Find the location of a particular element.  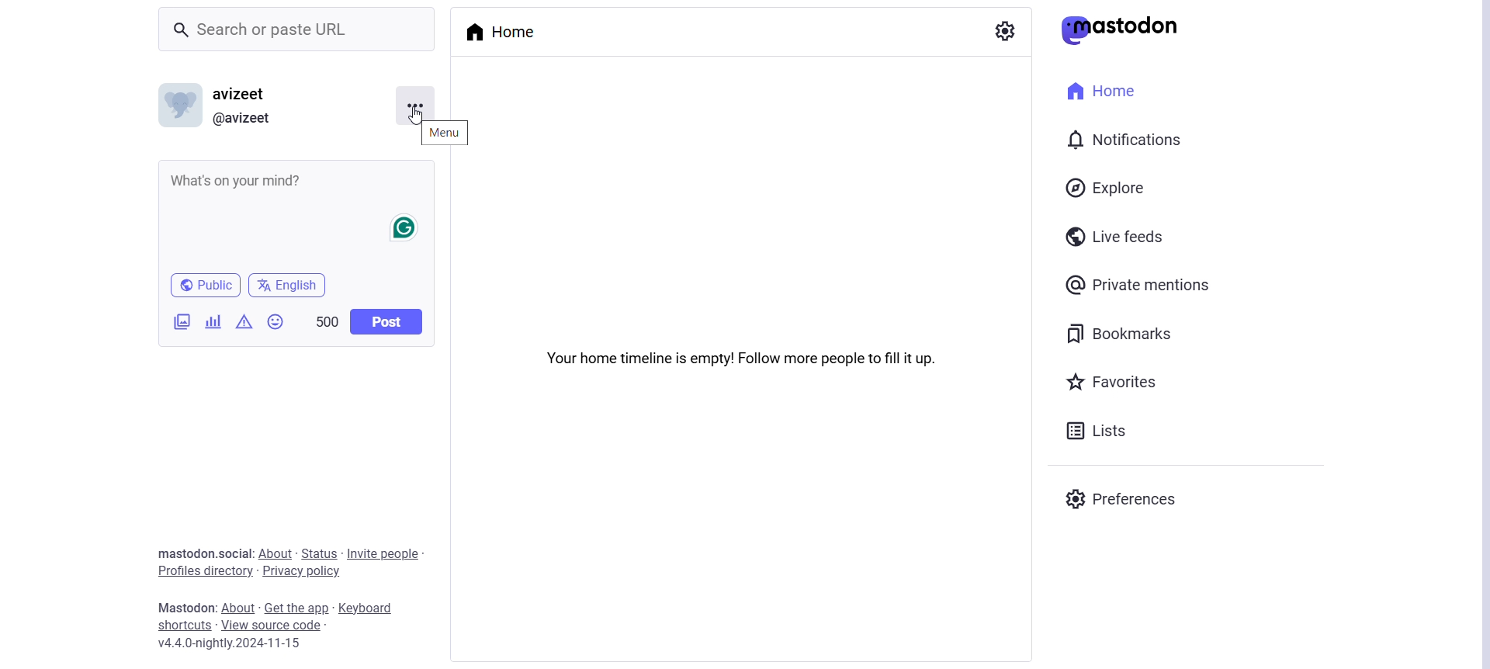

Invite People is located at coordinates (386, 554).